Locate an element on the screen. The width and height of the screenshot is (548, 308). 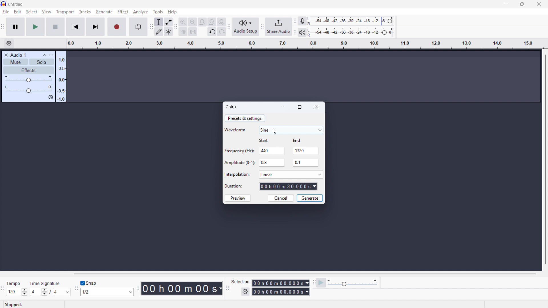
Redo  is located at coordinates (221, 32).